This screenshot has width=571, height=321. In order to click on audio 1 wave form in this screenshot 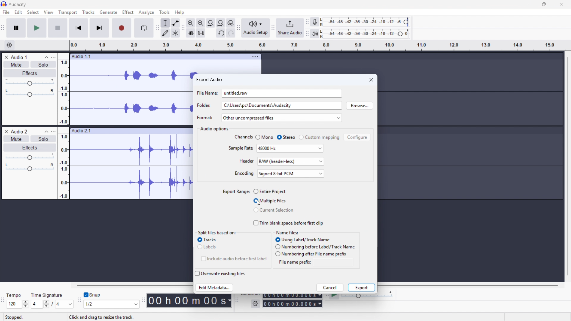, I will do `click(132, 95)`.